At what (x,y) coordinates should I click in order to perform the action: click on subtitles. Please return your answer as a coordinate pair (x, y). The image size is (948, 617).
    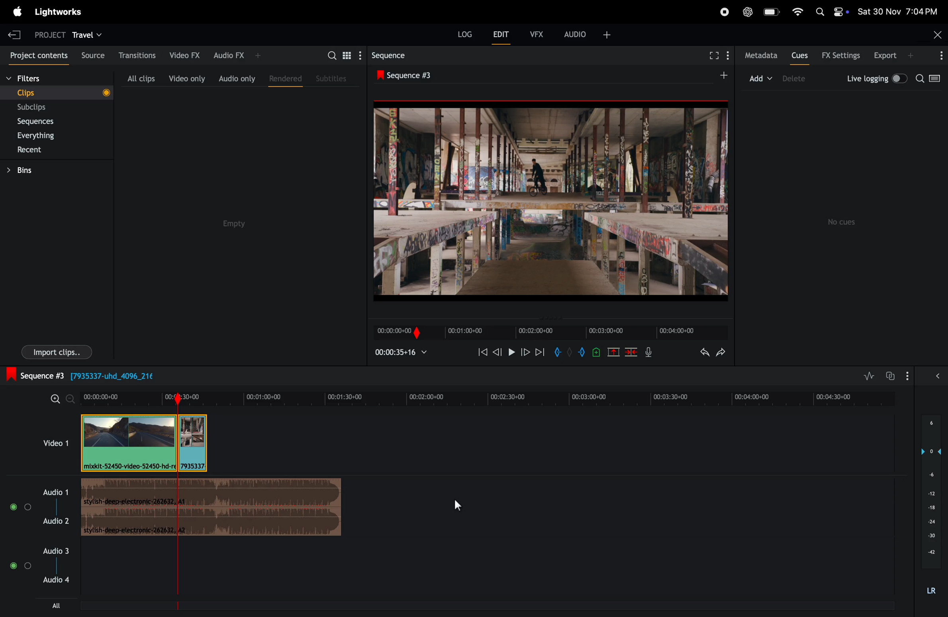
    Looking at the image, I should click on (333, 79).